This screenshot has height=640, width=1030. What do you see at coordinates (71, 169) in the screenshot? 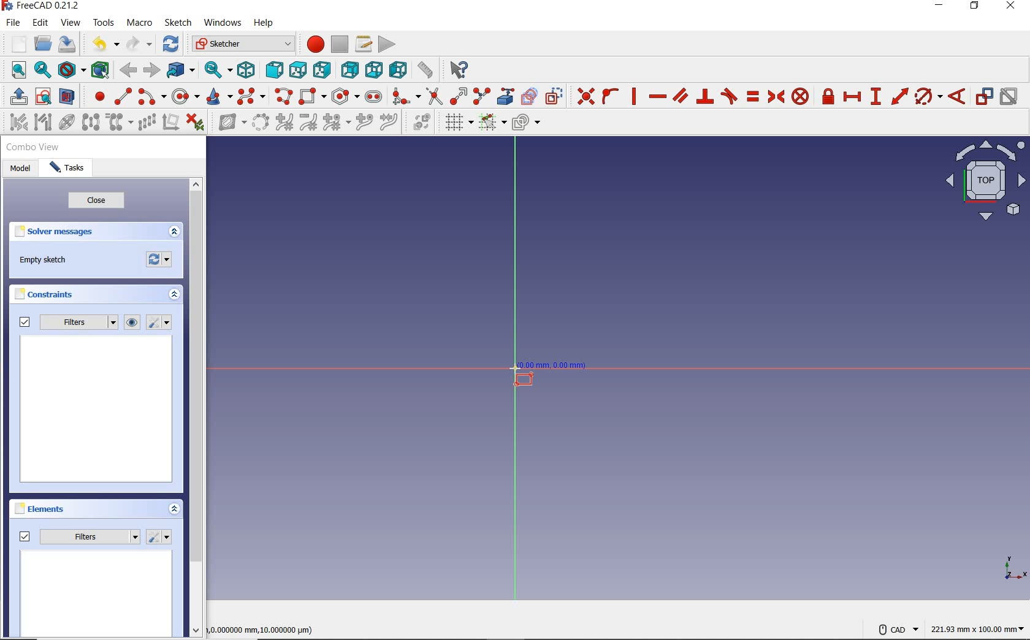
I see `tasks` at bounding box center [71, 169].